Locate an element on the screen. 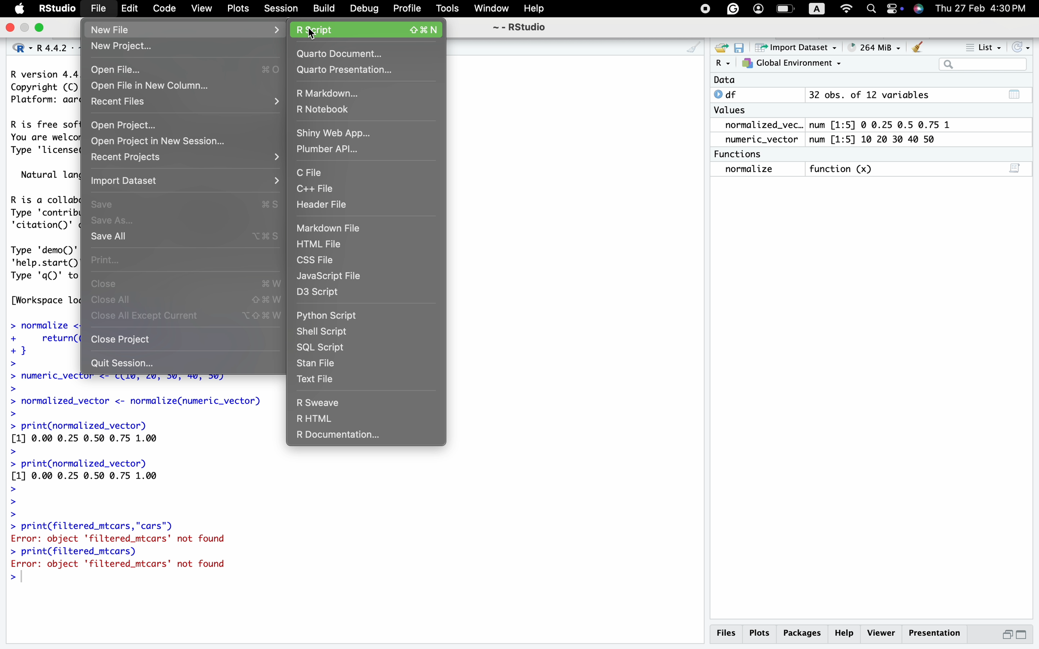 The width and height of the screenshot is (1039, 649). recent projects is located at coordinates (186, 161).